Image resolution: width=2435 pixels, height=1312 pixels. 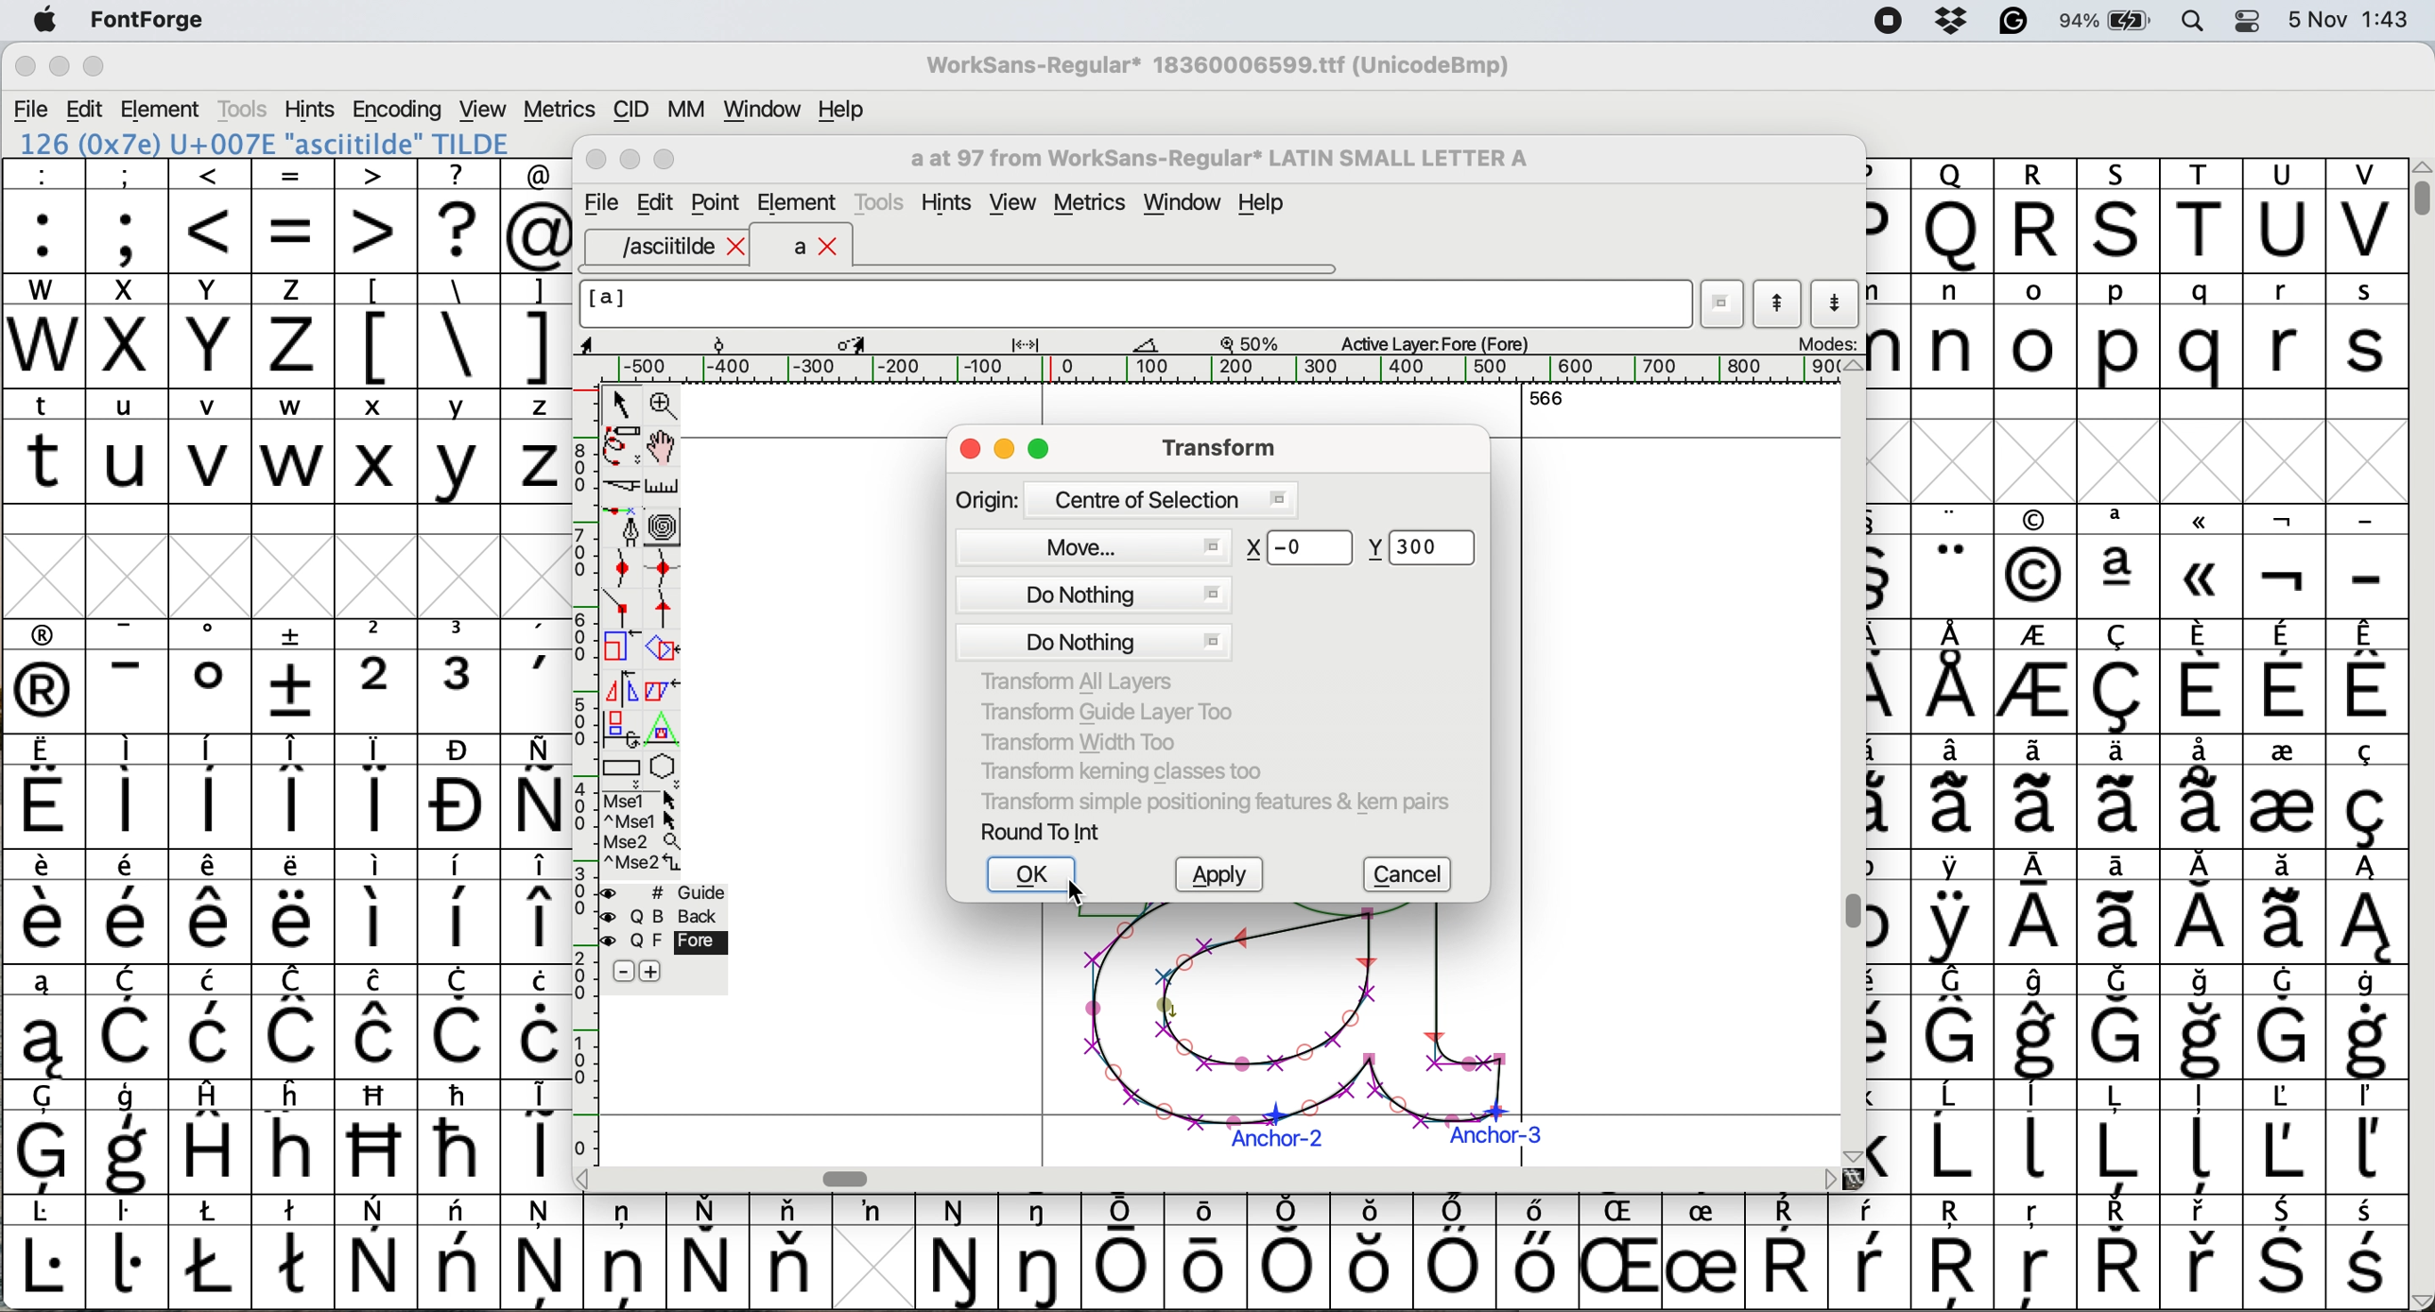 I want to click on V, so click(x=2366, y=216).